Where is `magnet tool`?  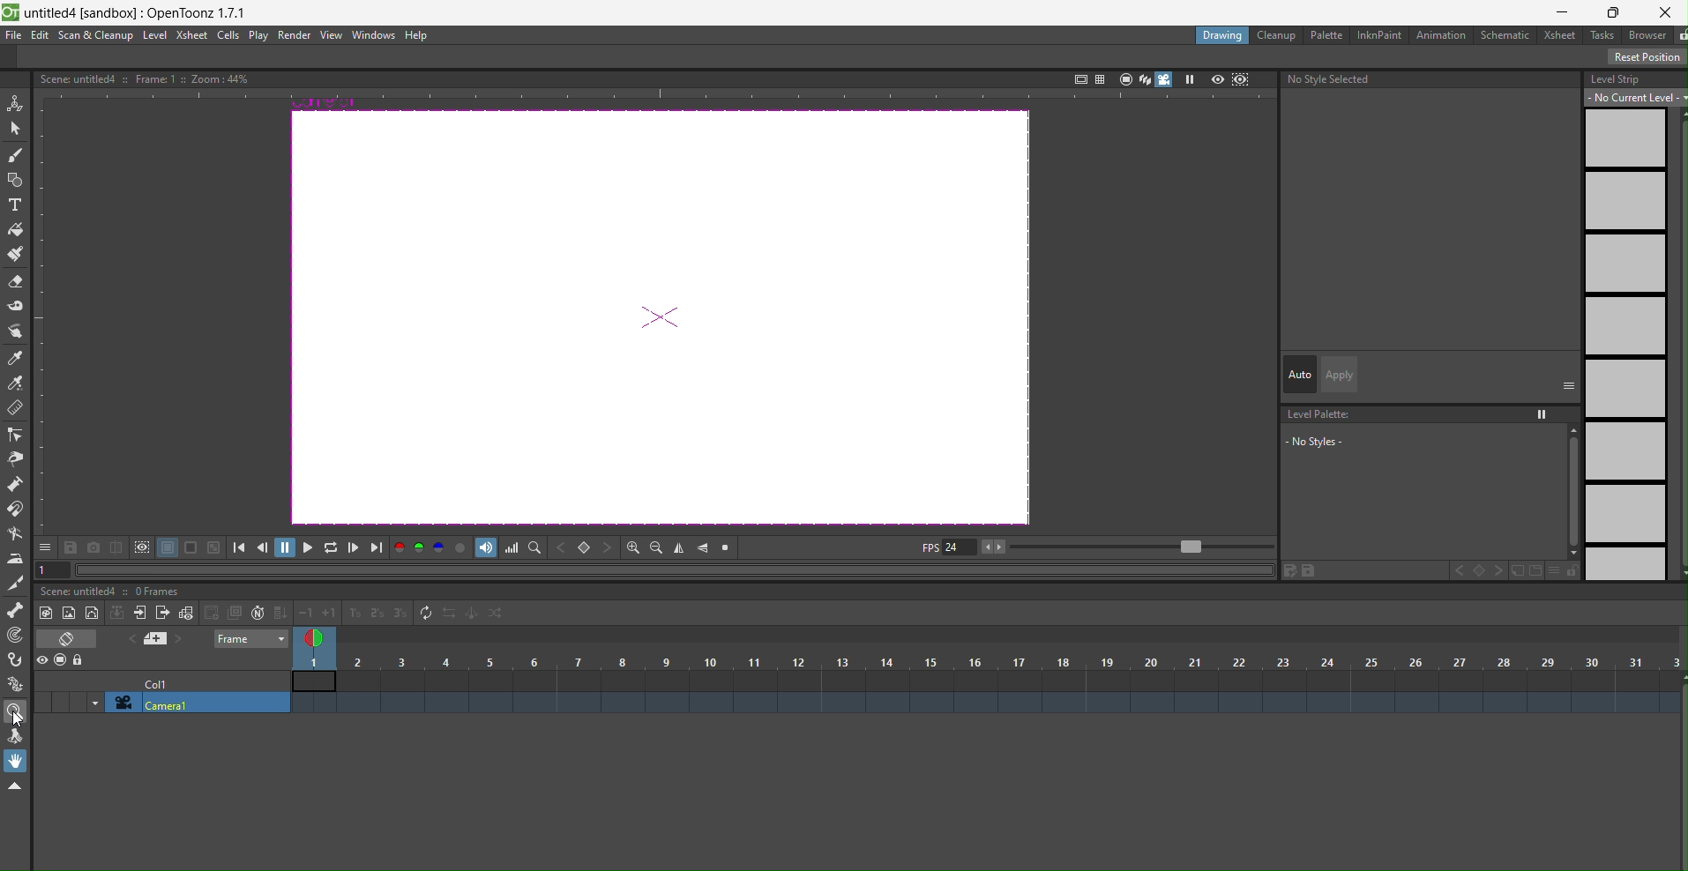
magnet tool is located at coordinates (17, 510).